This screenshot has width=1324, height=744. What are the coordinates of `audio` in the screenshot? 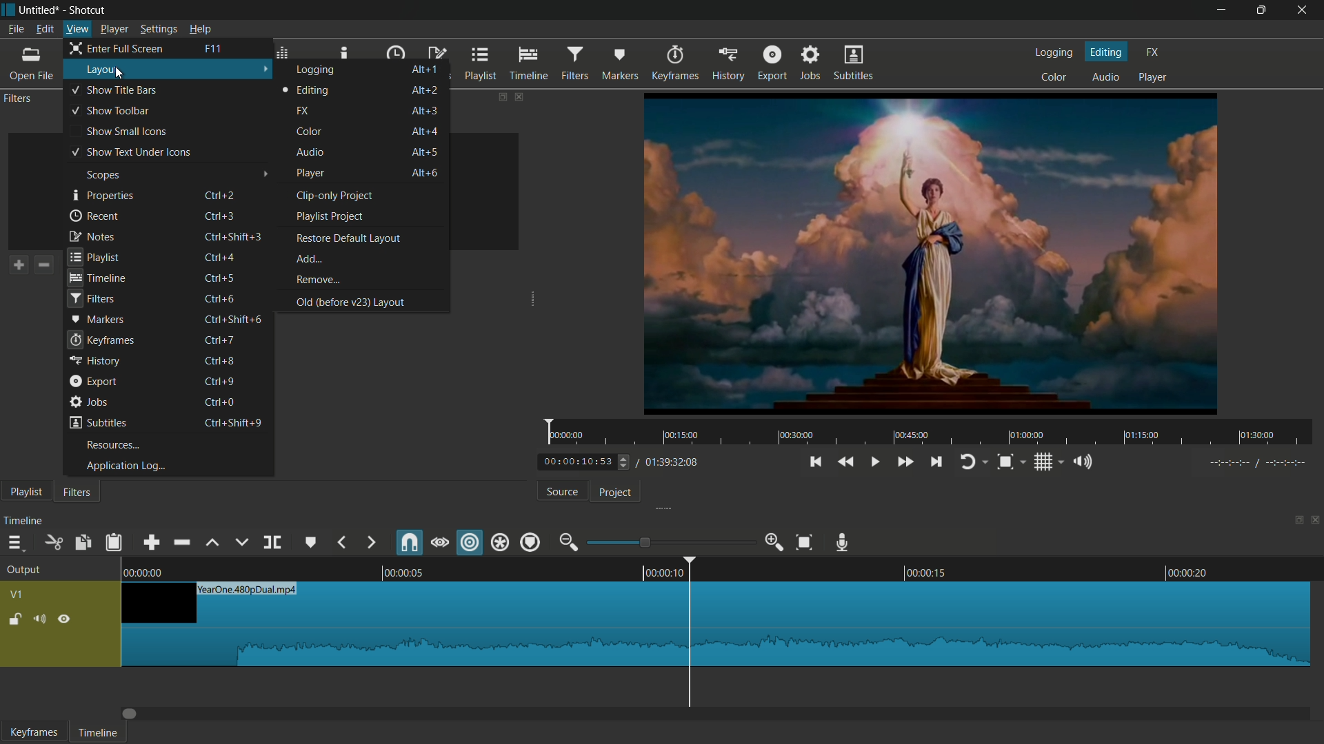 It's located at (310, 152).